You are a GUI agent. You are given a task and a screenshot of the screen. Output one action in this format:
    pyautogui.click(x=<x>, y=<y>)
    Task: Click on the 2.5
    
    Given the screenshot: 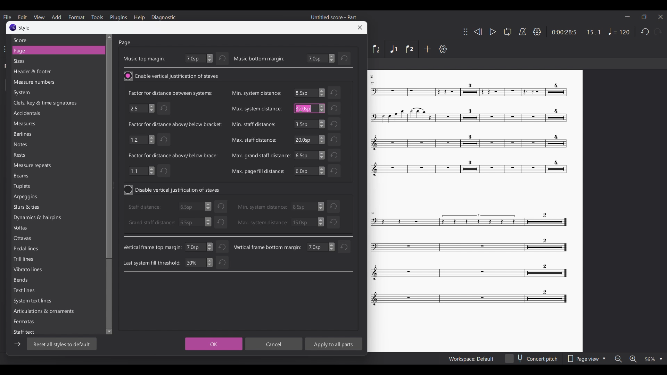 What is the action you would take?
    pyautogui.click(x=141, y=108)
    